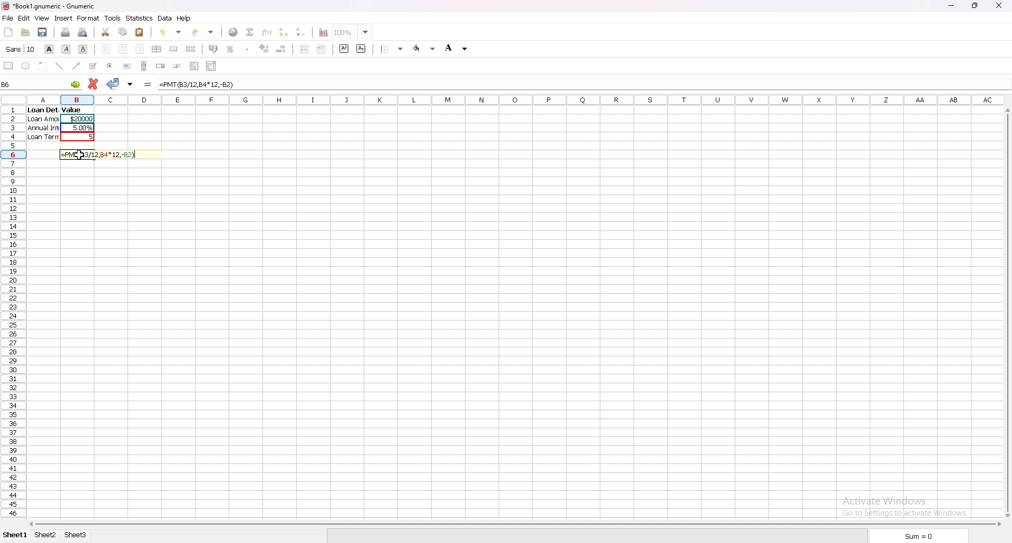 This screenshot has height=543, width=1012. Describe the element at coordinates (140, 49) in the screenshot. I see `right align` at that location.